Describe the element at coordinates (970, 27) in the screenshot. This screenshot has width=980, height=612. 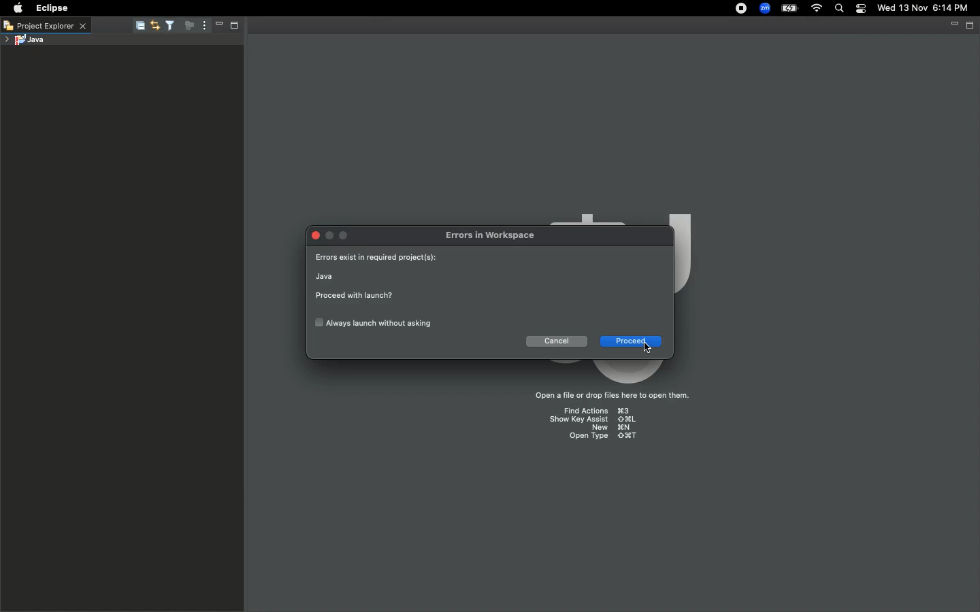
I see `restore` at that location.